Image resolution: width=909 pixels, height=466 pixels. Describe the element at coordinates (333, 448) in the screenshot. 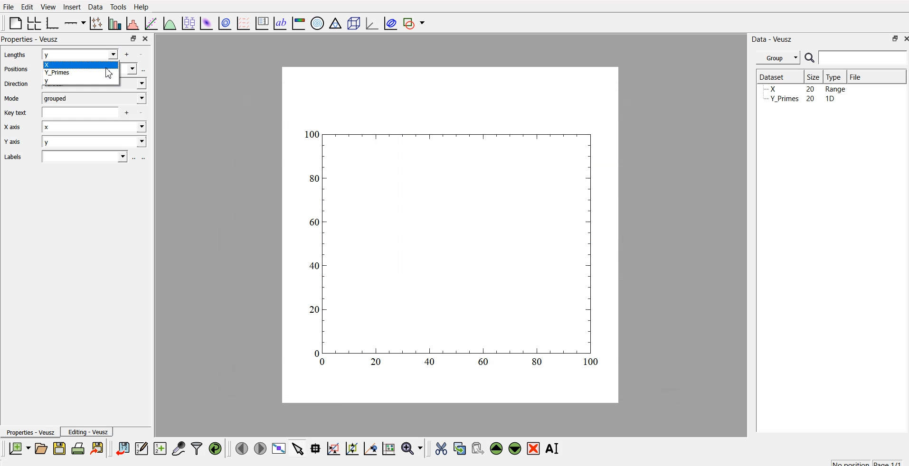

I see `draw rectangle to zoom` at that location.